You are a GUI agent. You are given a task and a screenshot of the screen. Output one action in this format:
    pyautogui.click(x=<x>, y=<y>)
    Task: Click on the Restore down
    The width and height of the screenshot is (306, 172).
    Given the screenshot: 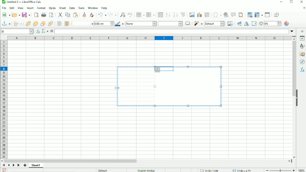 What is the action you would take?
    pyautogui.click(x=291, y=3)
    